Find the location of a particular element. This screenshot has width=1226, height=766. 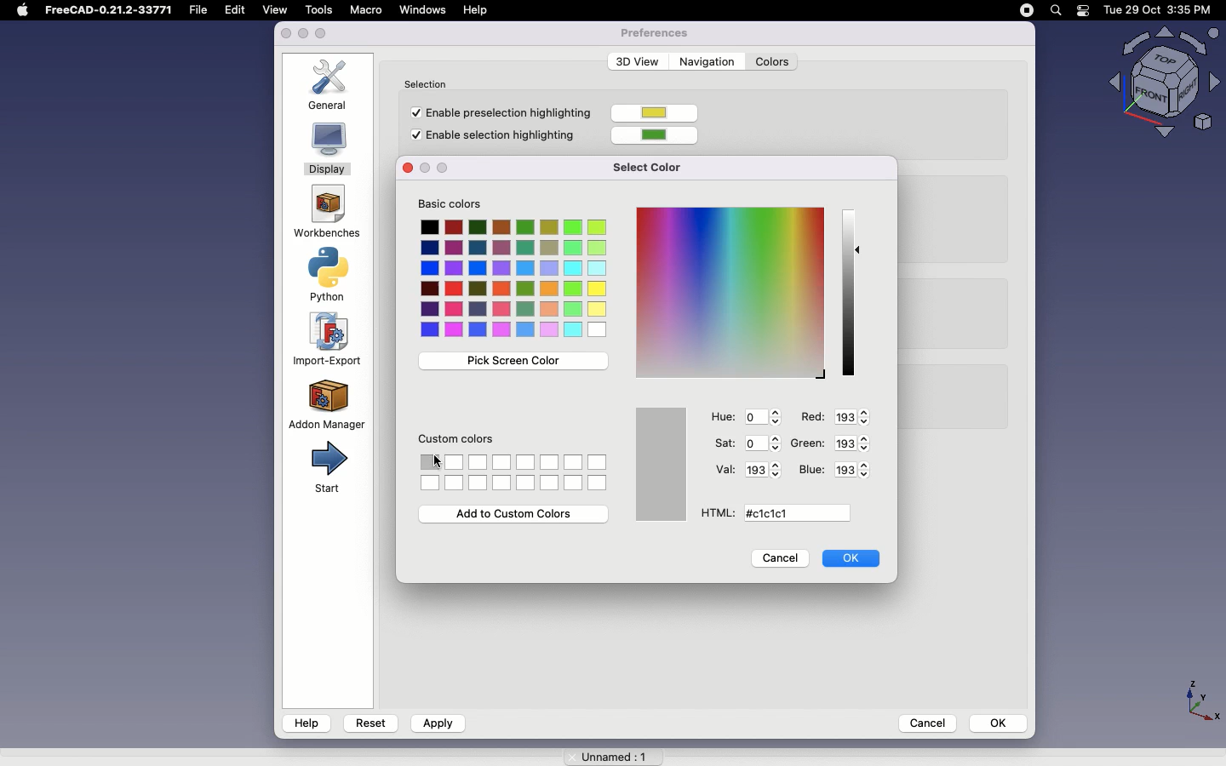

Select color is located at coordinates (656, 166).